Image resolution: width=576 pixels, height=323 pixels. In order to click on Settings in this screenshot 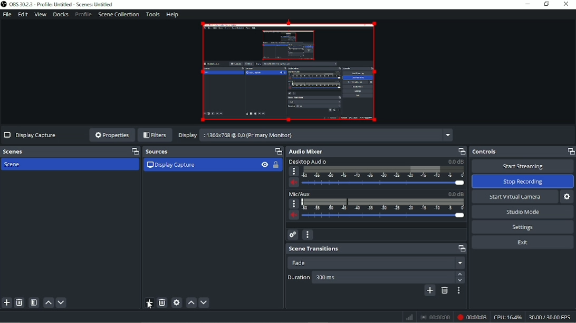, I will do `click(521, 227)`.